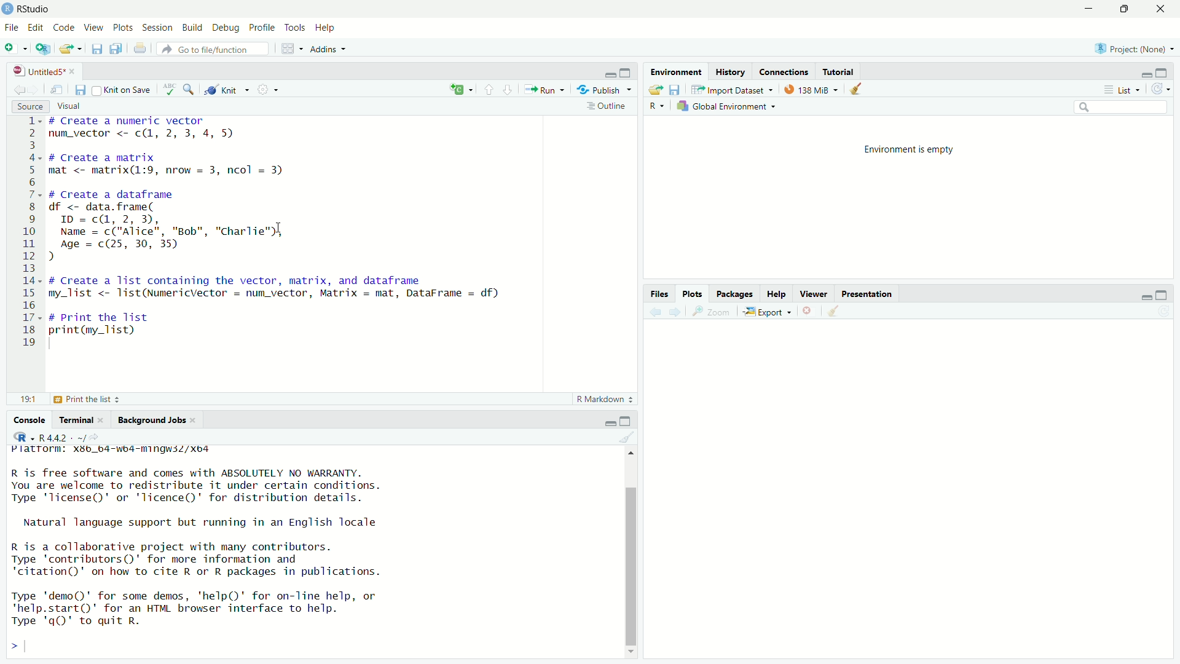  I want to click on Platrorm: Xx¥b_b4-wb4-mingw3Z/xo4

R is free software and comes with ABSOLUTELY NO WARRANTY.

You are welcome to redistribute it under certain conditions.

Type 'license()' or 'licence()' for distribution details.
Natural language support but running in an English locale

R is a collaborative project with many contributors.

Type 'contributors()' for more information and

‘citation()' on how to cite R or R packages in publications.

Type 'demo()' for some demos, 'help()' for on-line help, or

'help.start()' for an HTML browser interface to help.

Type 'qQ)' to quit R.

>, so click(231, 550).